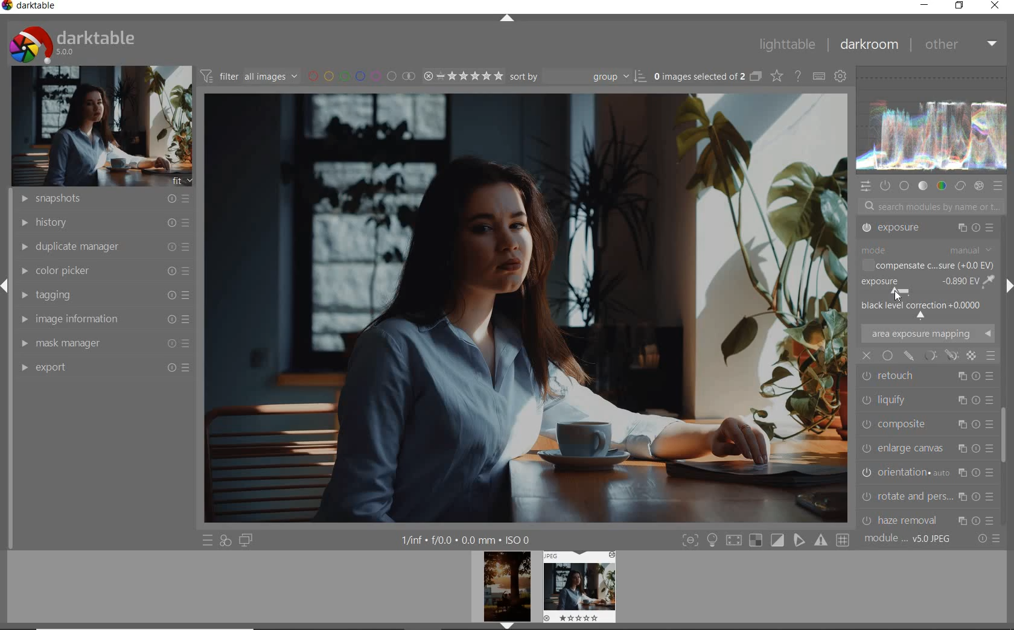 This screenshot has width=1014, height=630. What do you see at coordinates (941, 186) in the screenshot?
I see `COLOR` at bounding box center [941, 186].